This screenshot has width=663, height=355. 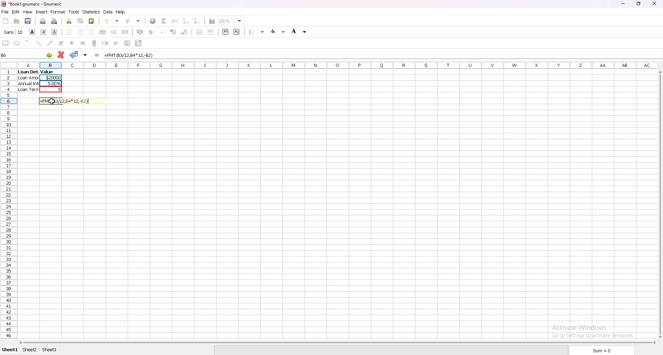 I want to click on statistics, so click(x=92, y=12).